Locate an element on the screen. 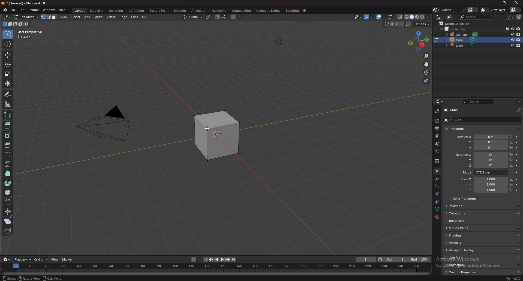 The width and height of the screenshot is (523, 281). lock location is located at coordinates (511, 190).